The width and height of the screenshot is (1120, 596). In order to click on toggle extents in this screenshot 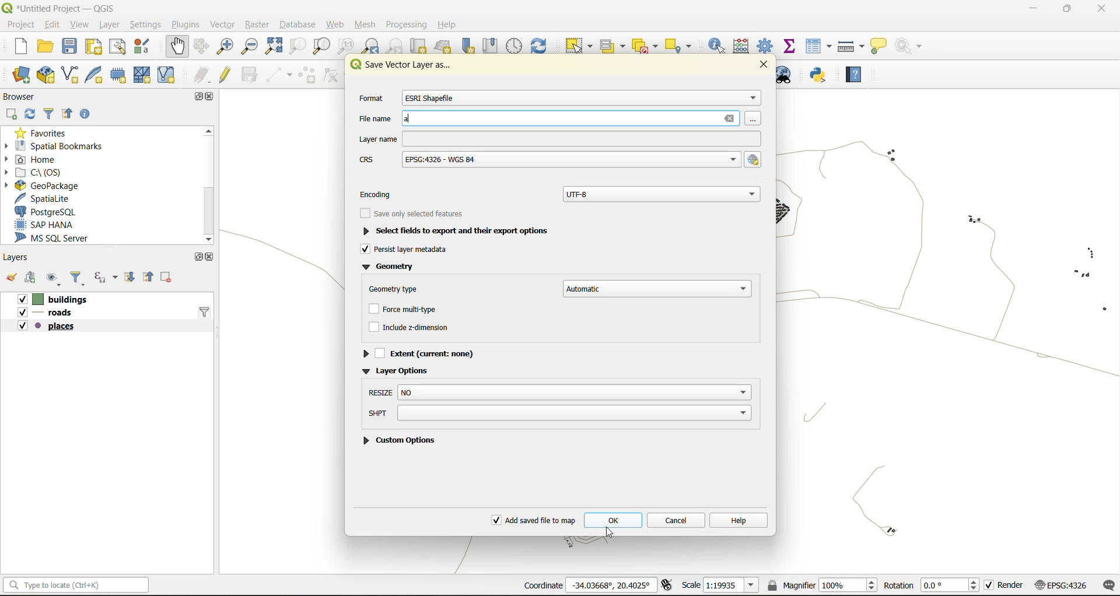, I will do `click(668, 585)`.